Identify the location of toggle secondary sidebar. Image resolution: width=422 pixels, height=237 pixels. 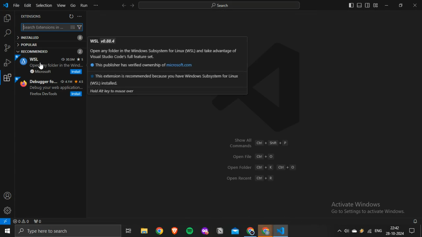
(368, 5).